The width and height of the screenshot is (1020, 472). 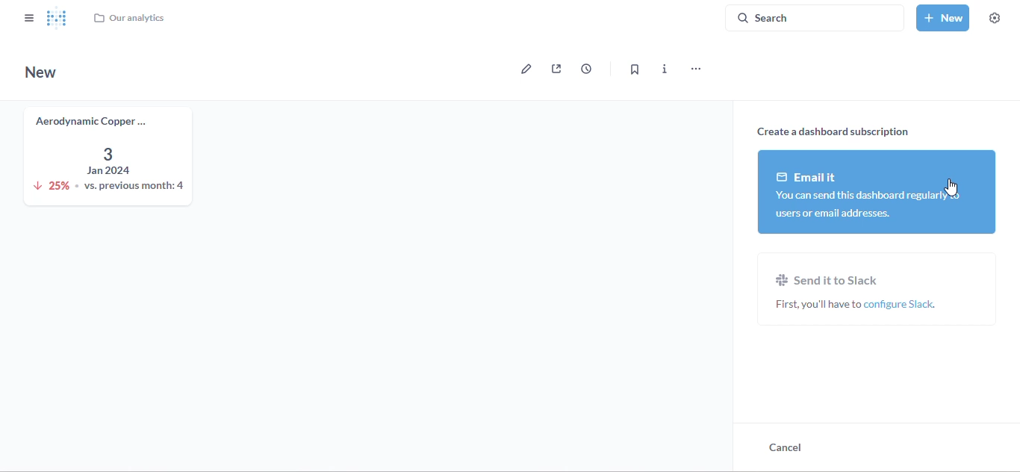 I want to click on email it, so click(x=877, y=191).